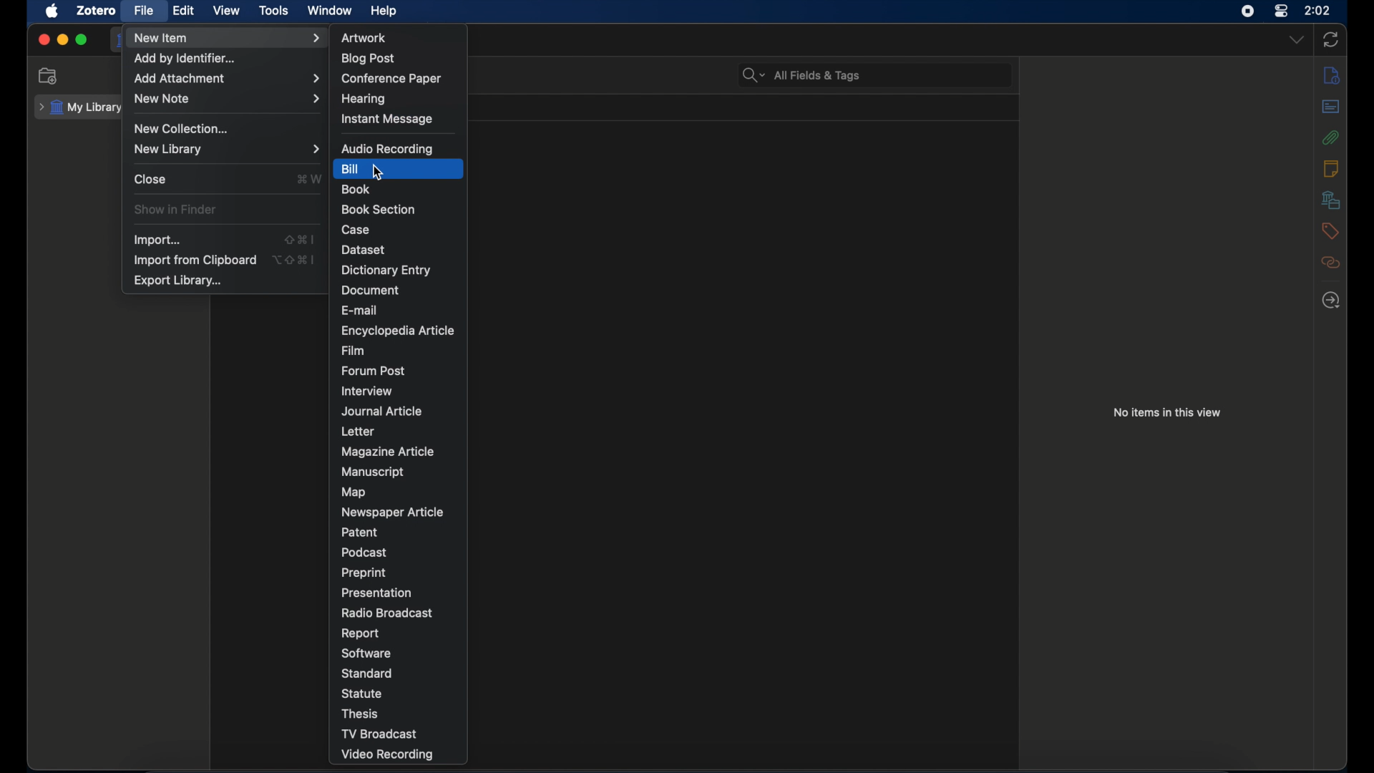 This screenshot has width=1374, height=773. Describe the element at coordinates (379, 173) in the screenshot. I see `cursor` at that location.